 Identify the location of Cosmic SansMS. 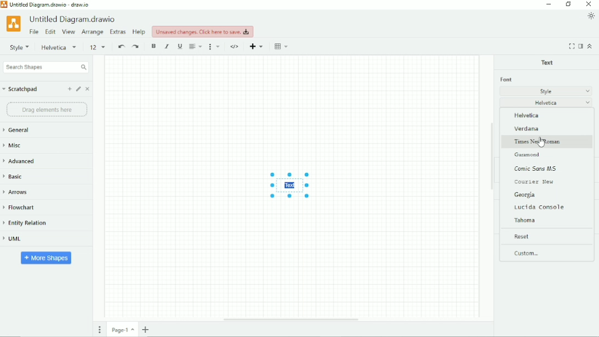
(538, 168).